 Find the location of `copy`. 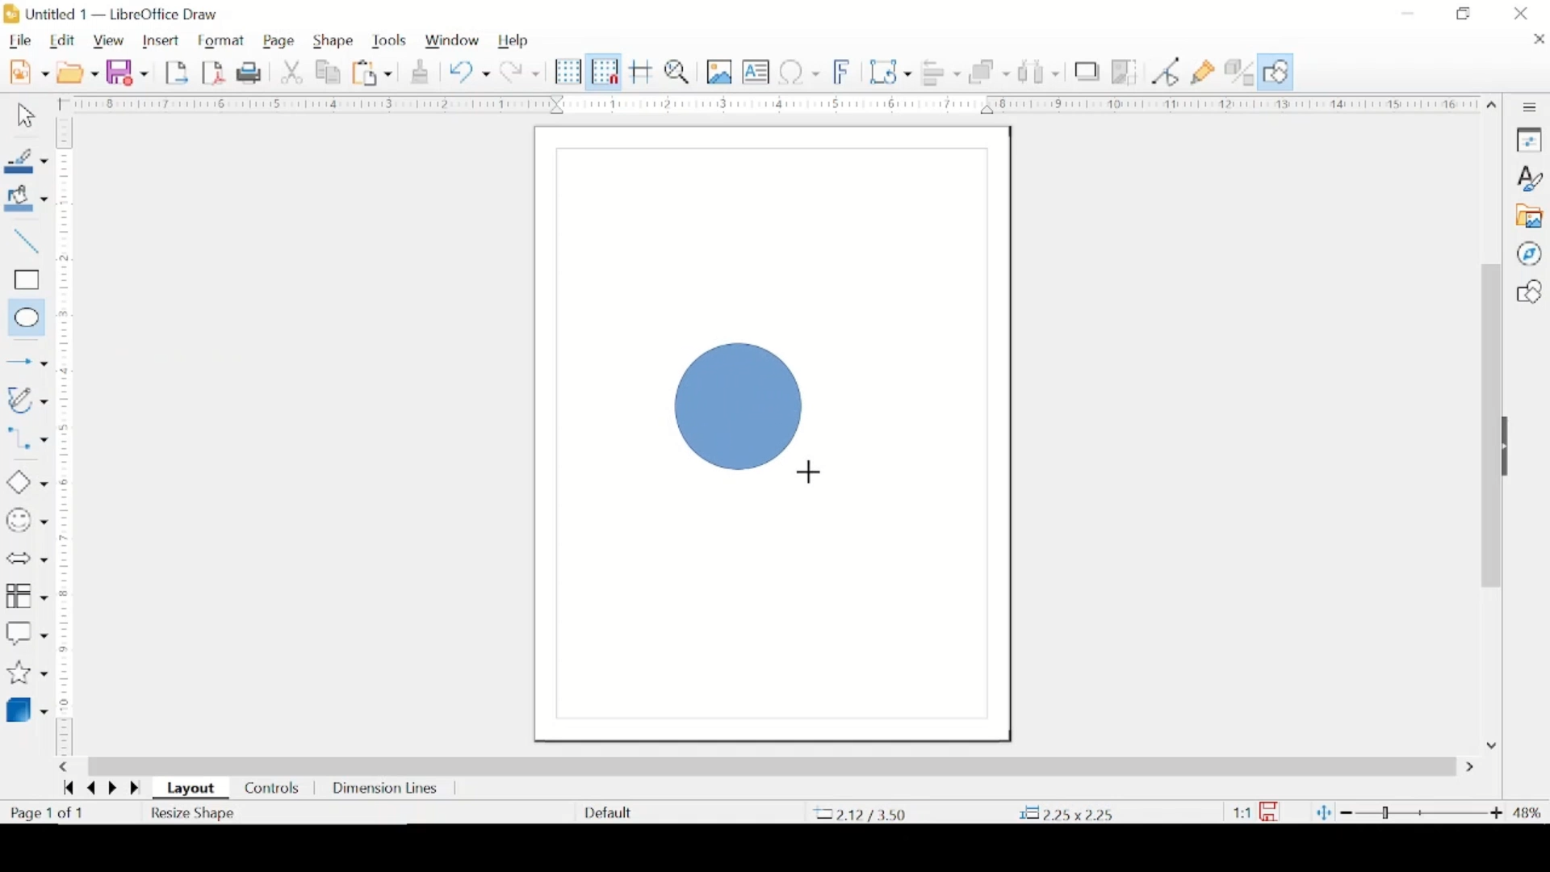

copy is located at coordinates (329, 72).